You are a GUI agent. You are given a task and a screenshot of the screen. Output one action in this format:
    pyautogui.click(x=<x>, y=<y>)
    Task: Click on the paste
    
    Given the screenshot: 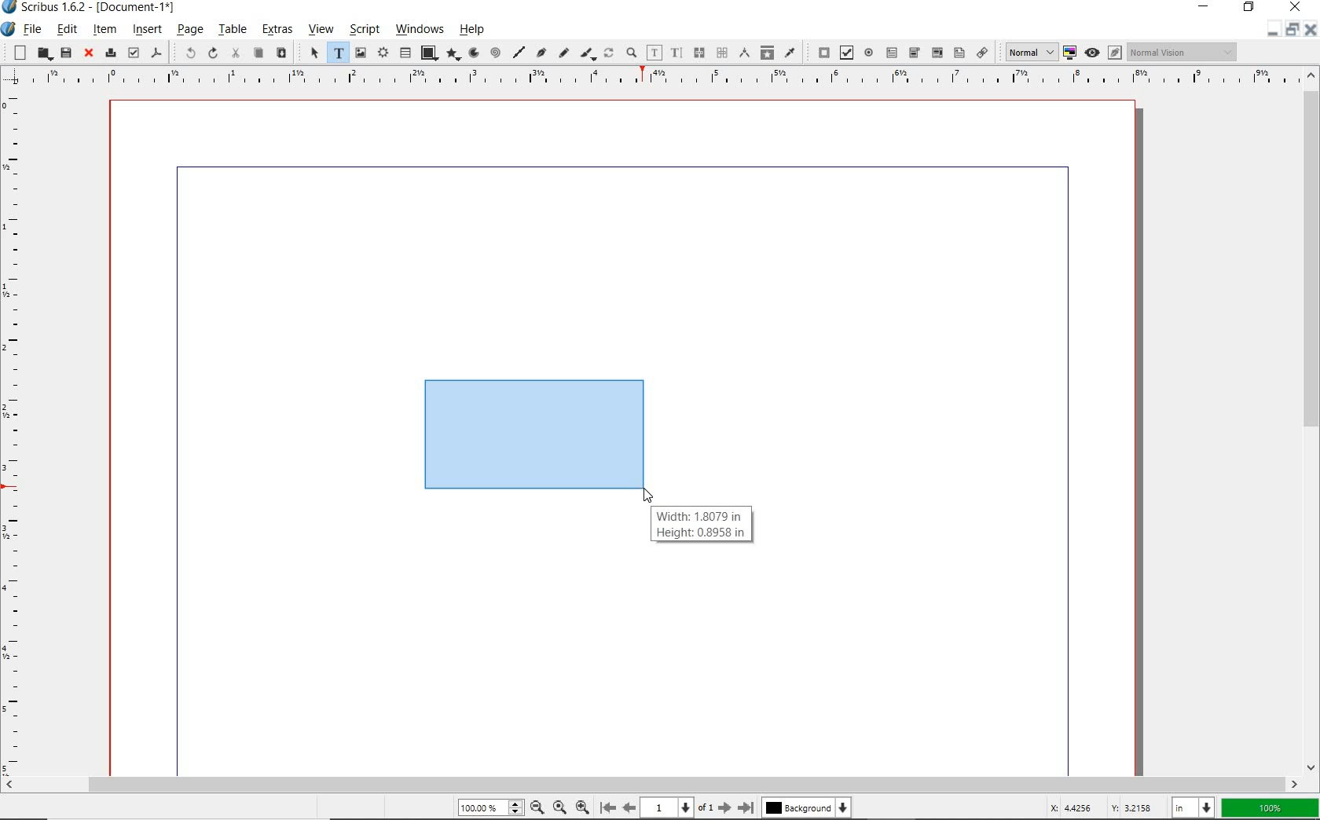 What is the action you would take?
    pyautogui.click(x=283, y=54)
    